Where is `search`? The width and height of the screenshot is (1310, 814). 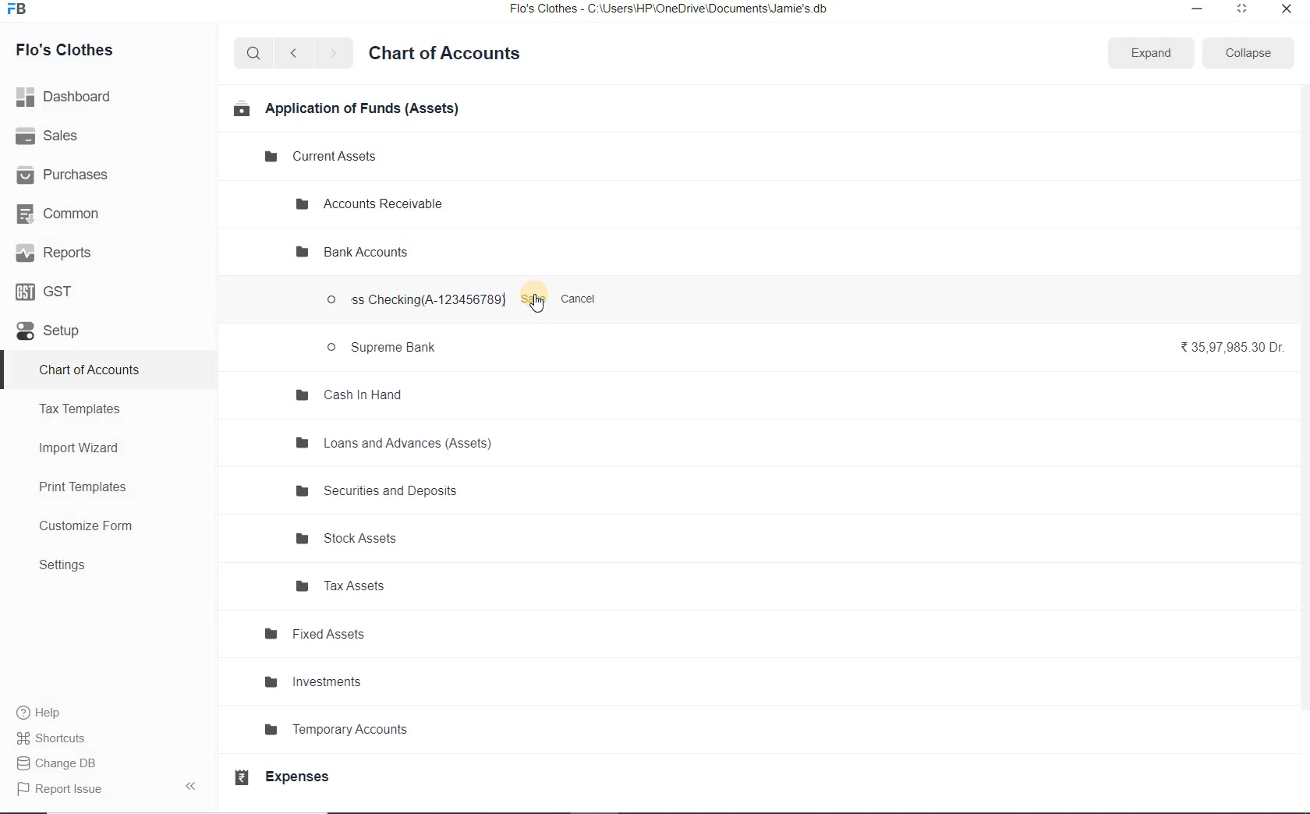
search is located at coordinates (254, 54).